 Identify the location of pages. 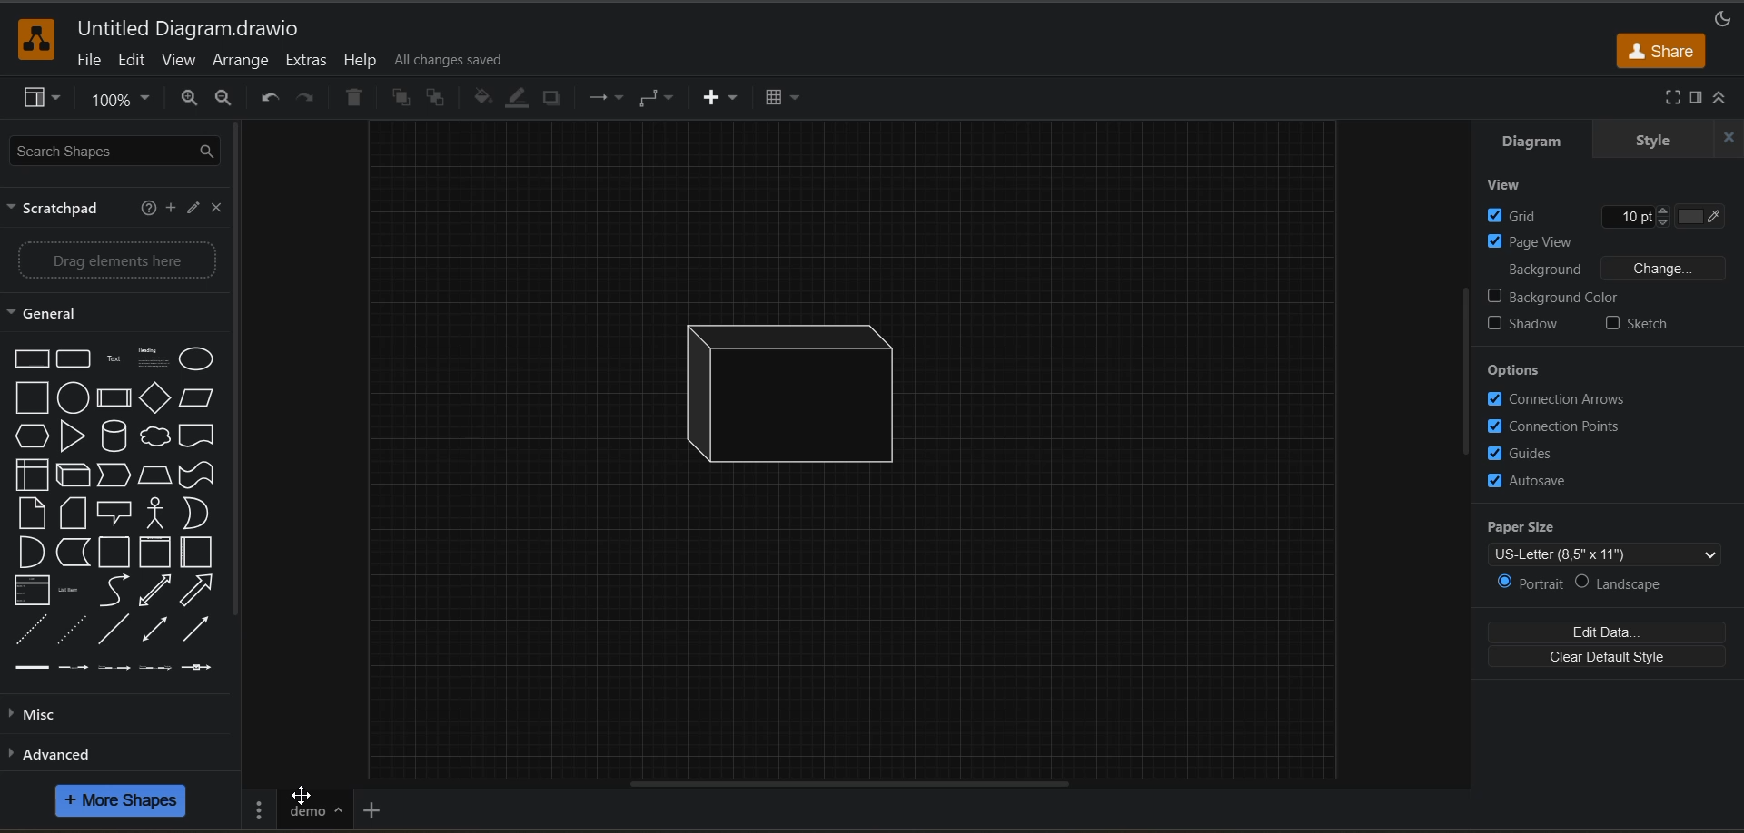
(259, 808).